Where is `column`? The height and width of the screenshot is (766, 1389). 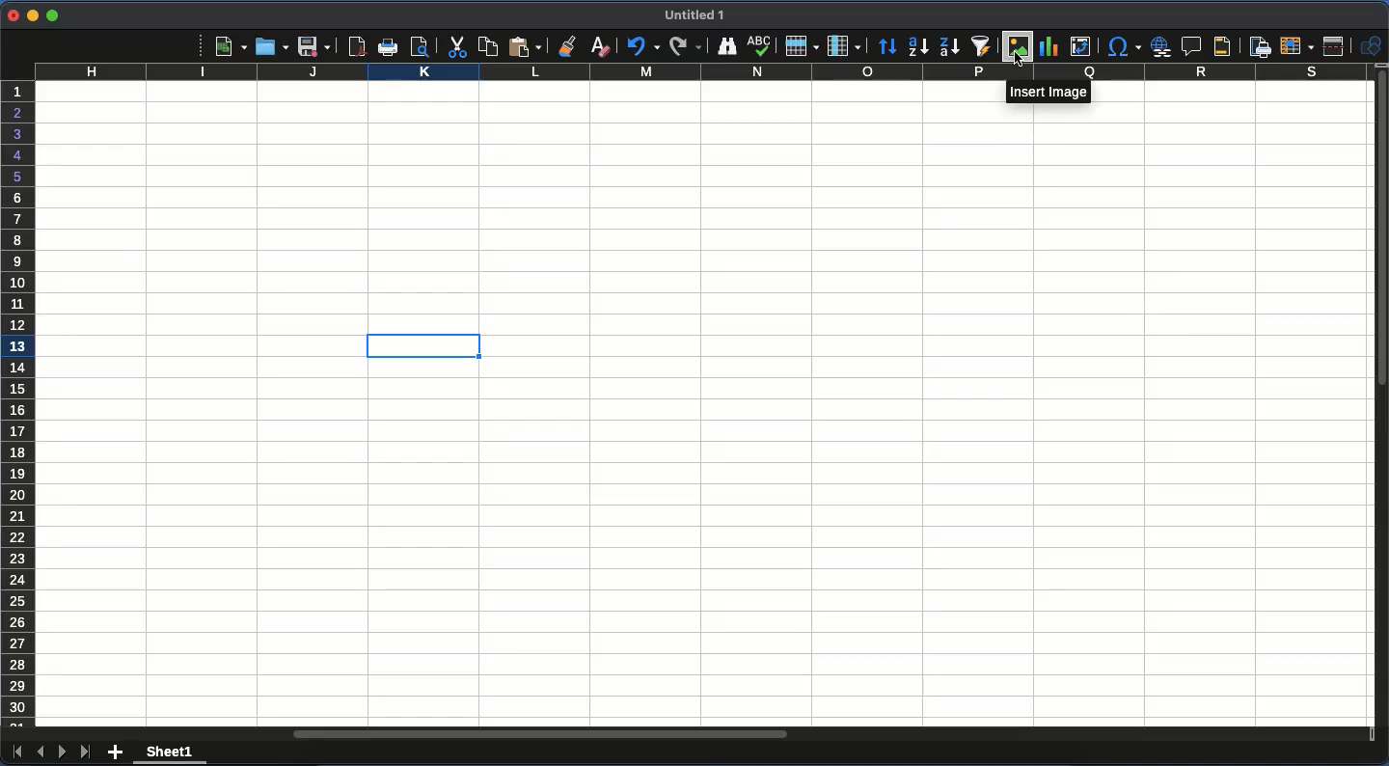 column is located at coordinates (844, 46).